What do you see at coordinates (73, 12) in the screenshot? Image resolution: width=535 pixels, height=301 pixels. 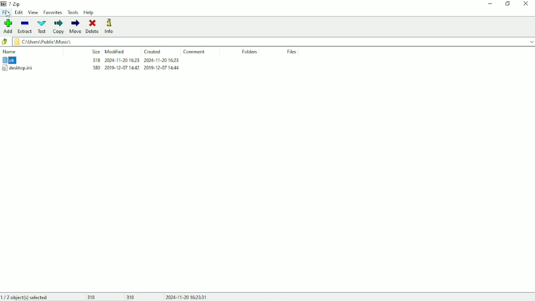 I see `Tools` at bounding box center [73, 12].